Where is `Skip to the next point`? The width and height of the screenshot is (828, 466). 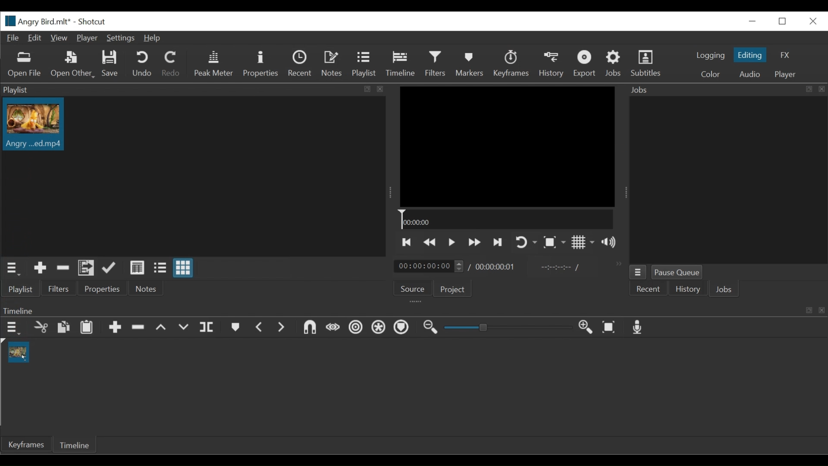 Skip to the next point is located at coordinates (499, 242).